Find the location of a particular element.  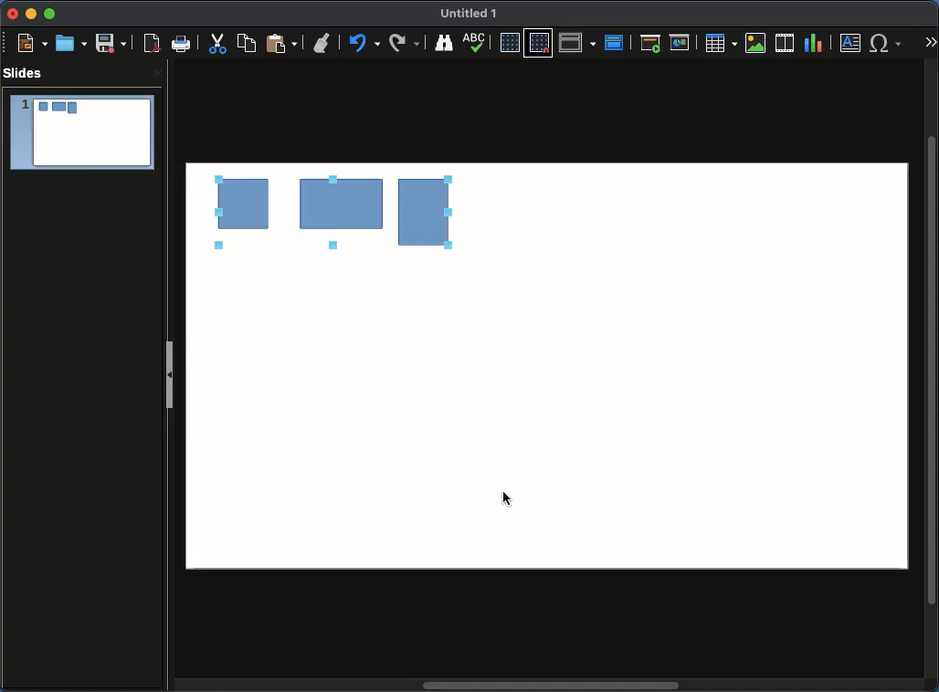

Grouped items is located at coordinates (332, 215).